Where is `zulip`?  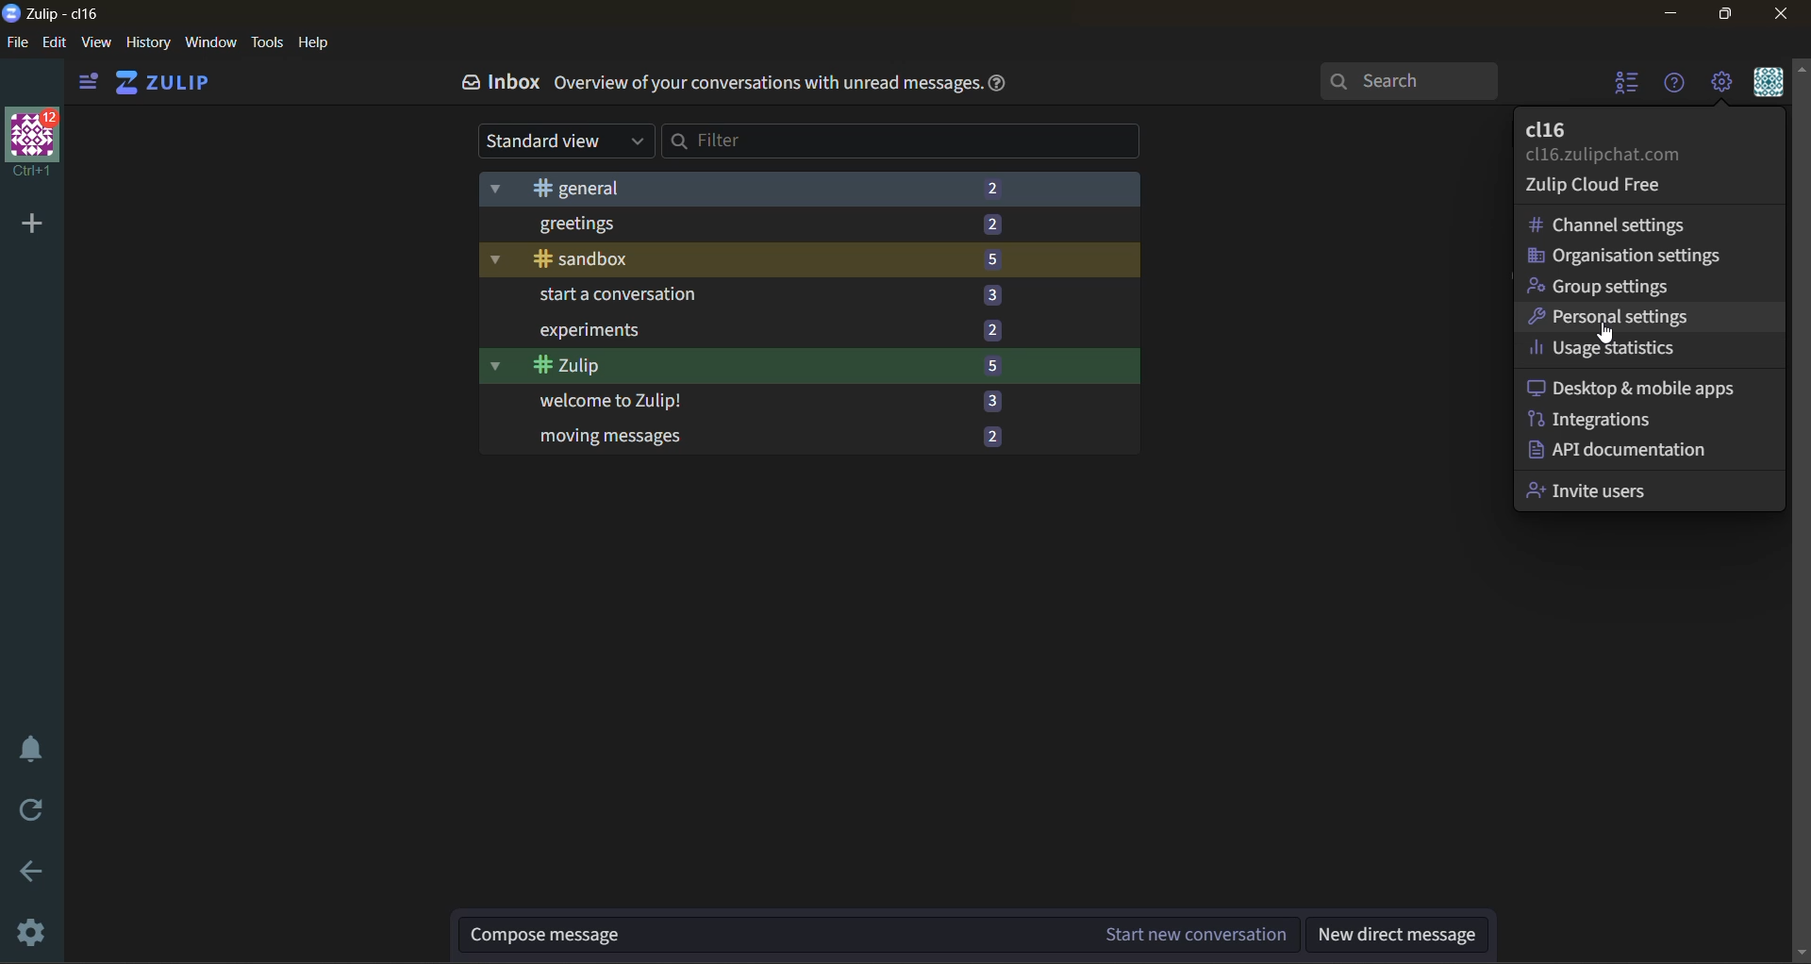 zulip is located at coordinates (752, 367).